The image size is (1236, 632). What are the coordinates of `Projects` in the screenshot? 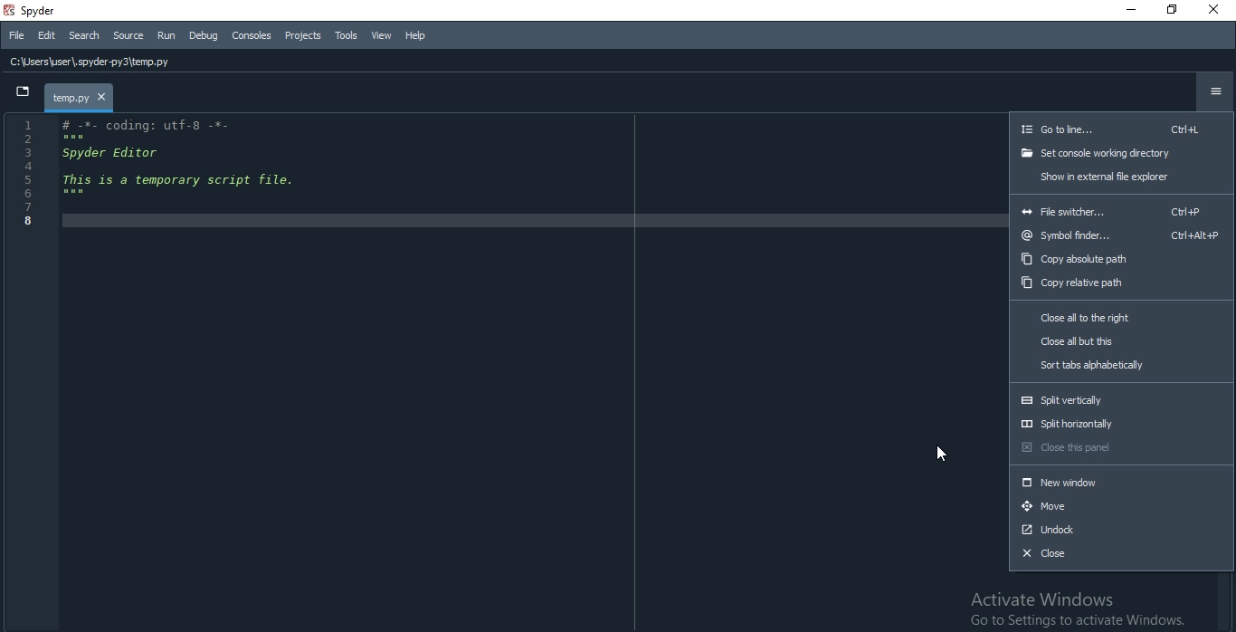 It's located at (304, 36).